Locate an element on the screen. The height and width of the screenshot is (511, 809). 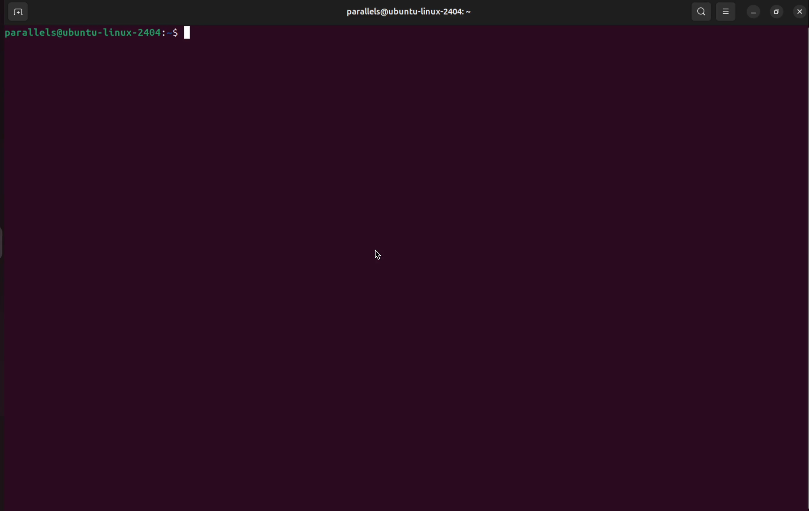
parallels@ubuntu-linux-2404: ~$ is located at coordinates (99, 34).